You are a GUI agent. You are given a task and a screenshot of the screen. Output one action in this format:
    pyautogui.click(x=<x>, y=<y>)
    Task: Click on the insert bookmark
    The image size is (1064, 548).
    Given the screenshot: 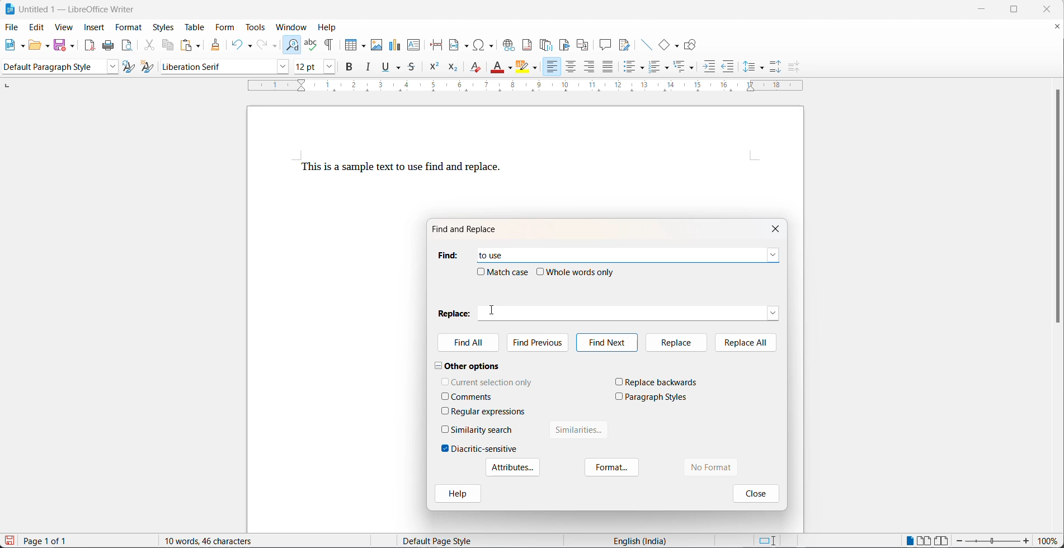 What is the action you would take?
    pyautogui.click(x=567, y=45)
    